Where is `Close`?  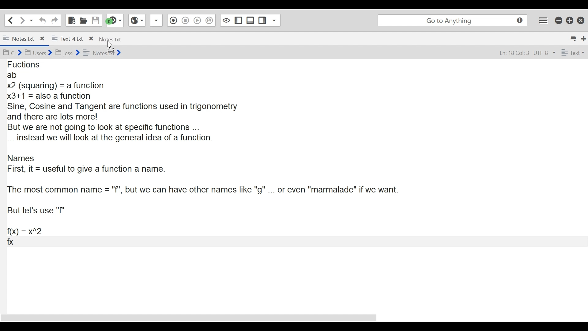
Close is located at coordinates (580, 20).